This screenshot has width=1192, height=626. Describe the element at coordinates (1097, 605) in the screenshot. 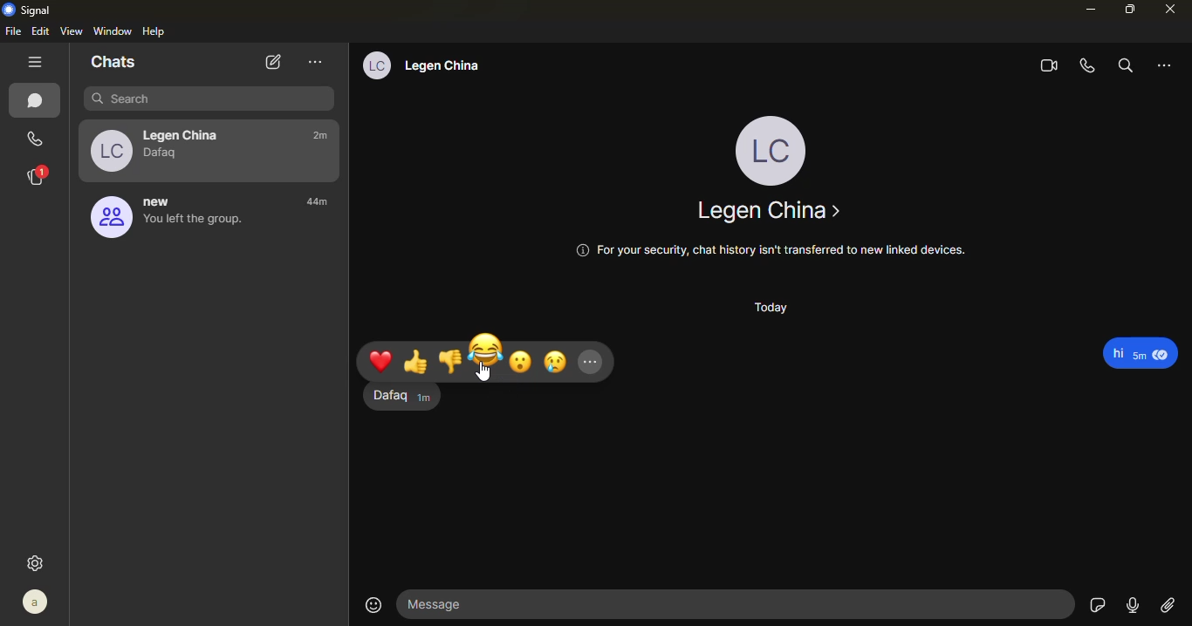

I see `sticker` at that location.